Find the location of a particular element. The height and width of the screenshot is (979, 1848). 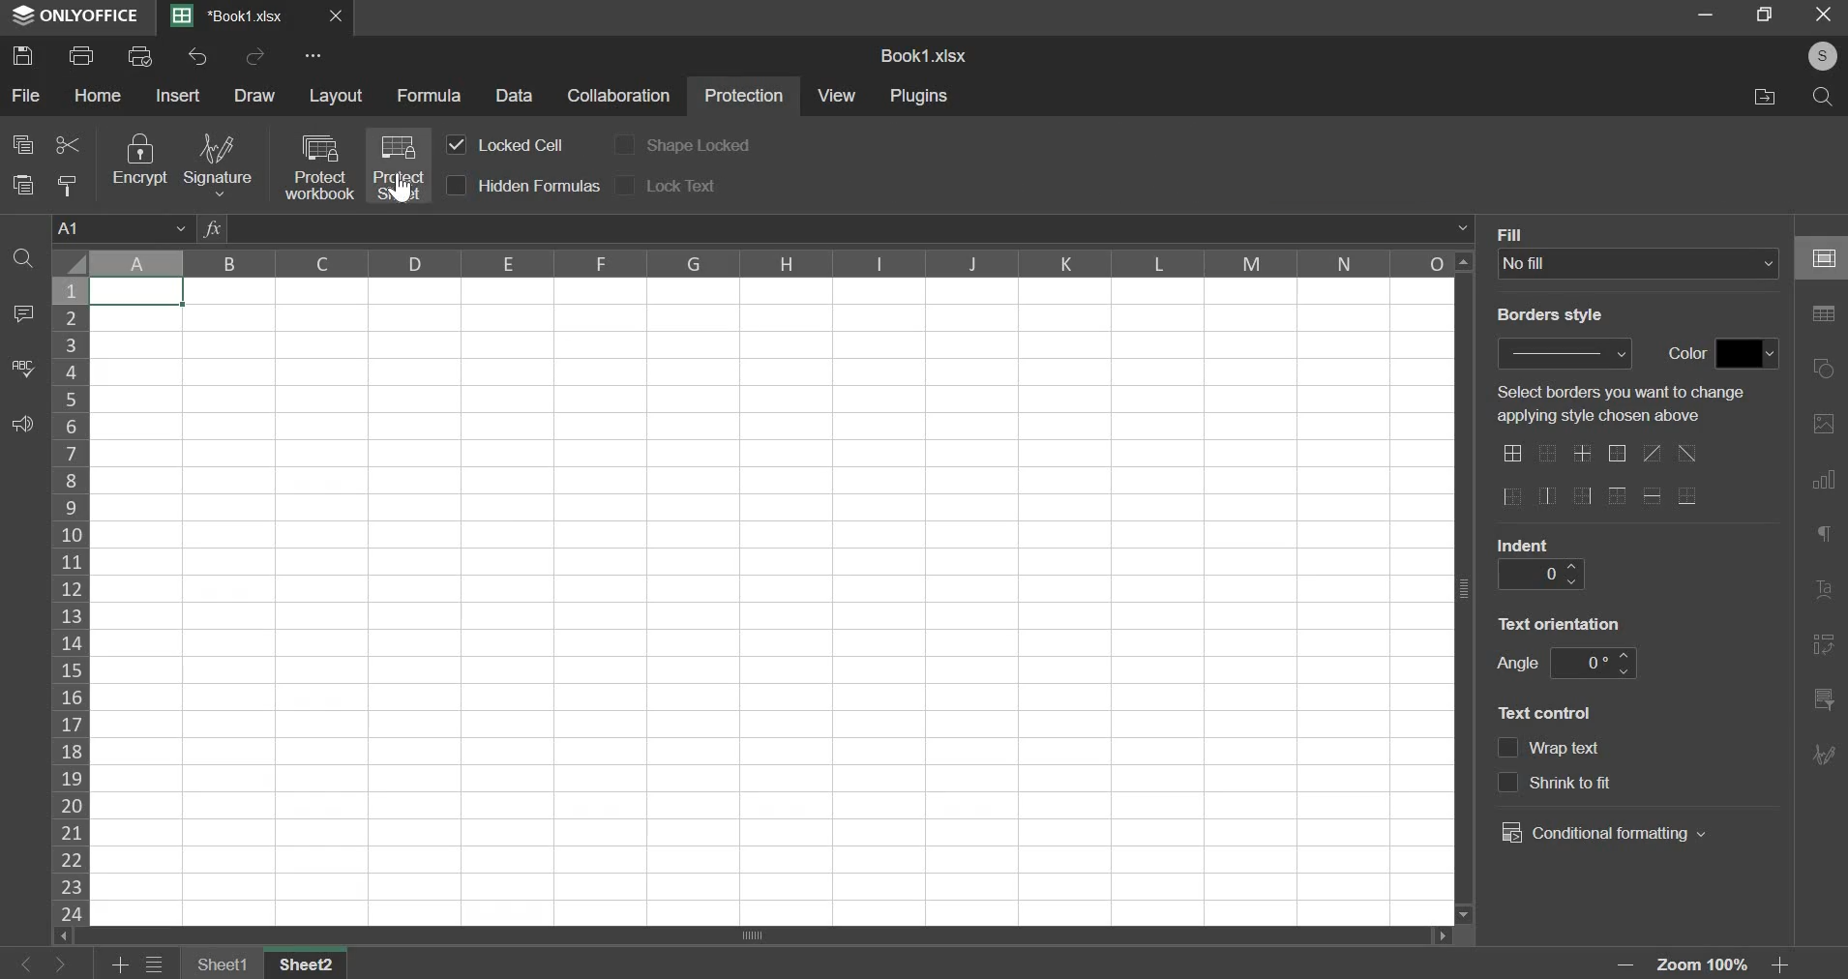

Minimise is located at coordinates (1766, 14).